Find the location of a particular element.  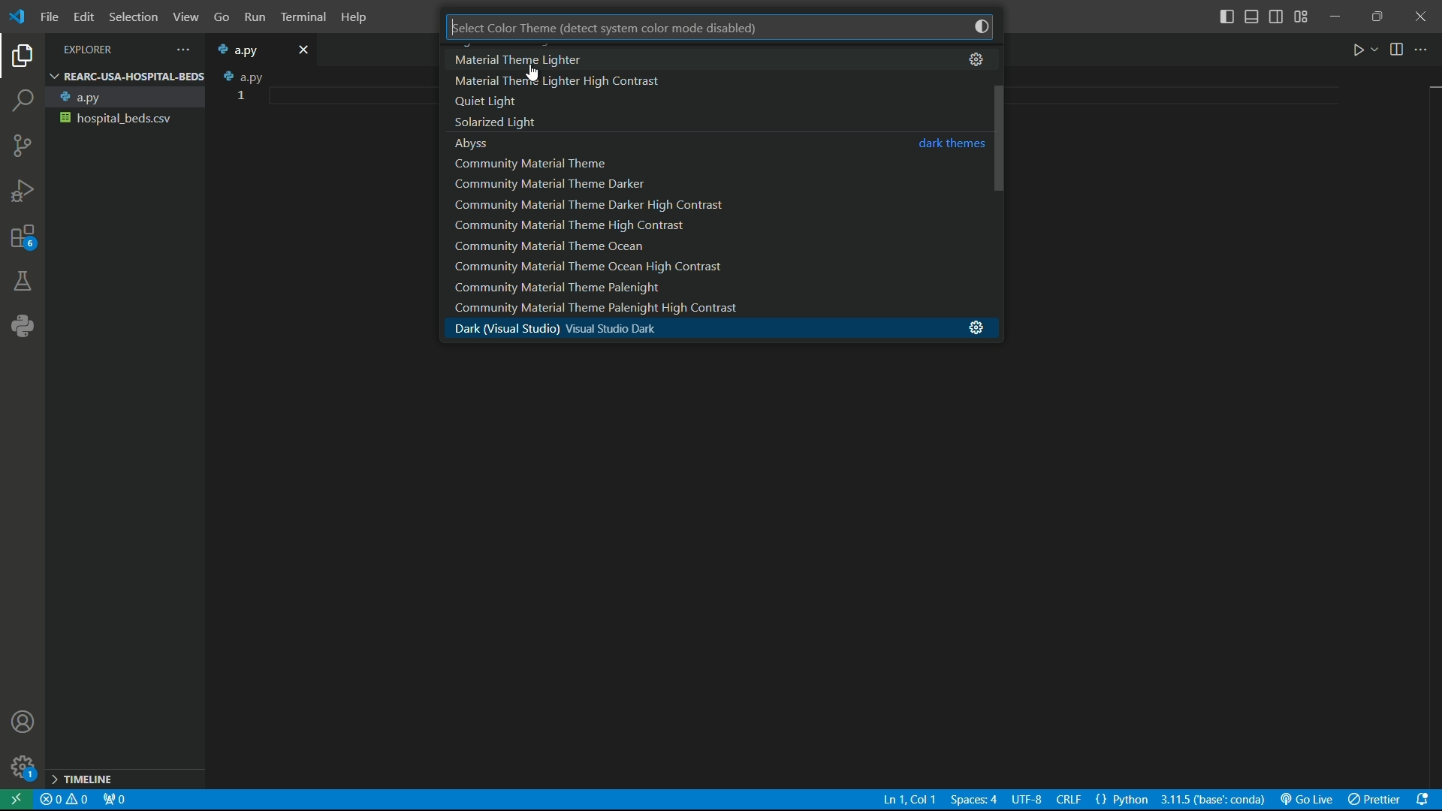

‘Community Material Theme Darker is located at coordinates (560, 182).